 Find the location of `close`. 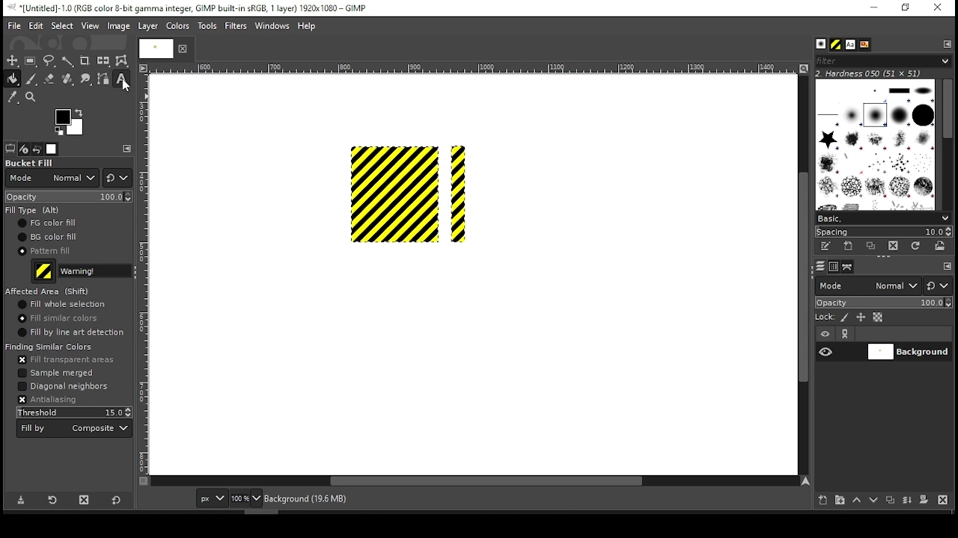

close is located at coordinates (181, 49).